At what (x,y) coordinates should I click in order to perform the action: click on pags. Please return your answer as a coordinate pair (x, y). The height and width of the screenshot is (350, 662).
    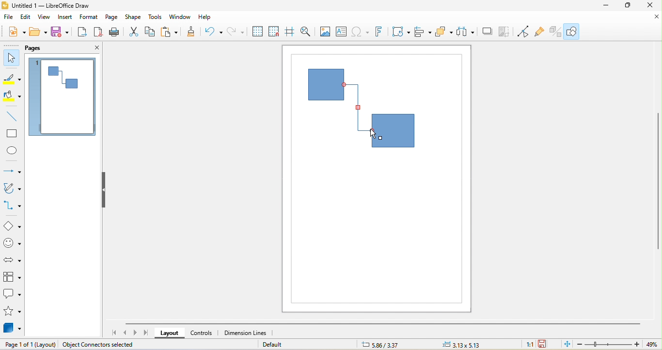
    Looking at the image, I should click on (39, 49).